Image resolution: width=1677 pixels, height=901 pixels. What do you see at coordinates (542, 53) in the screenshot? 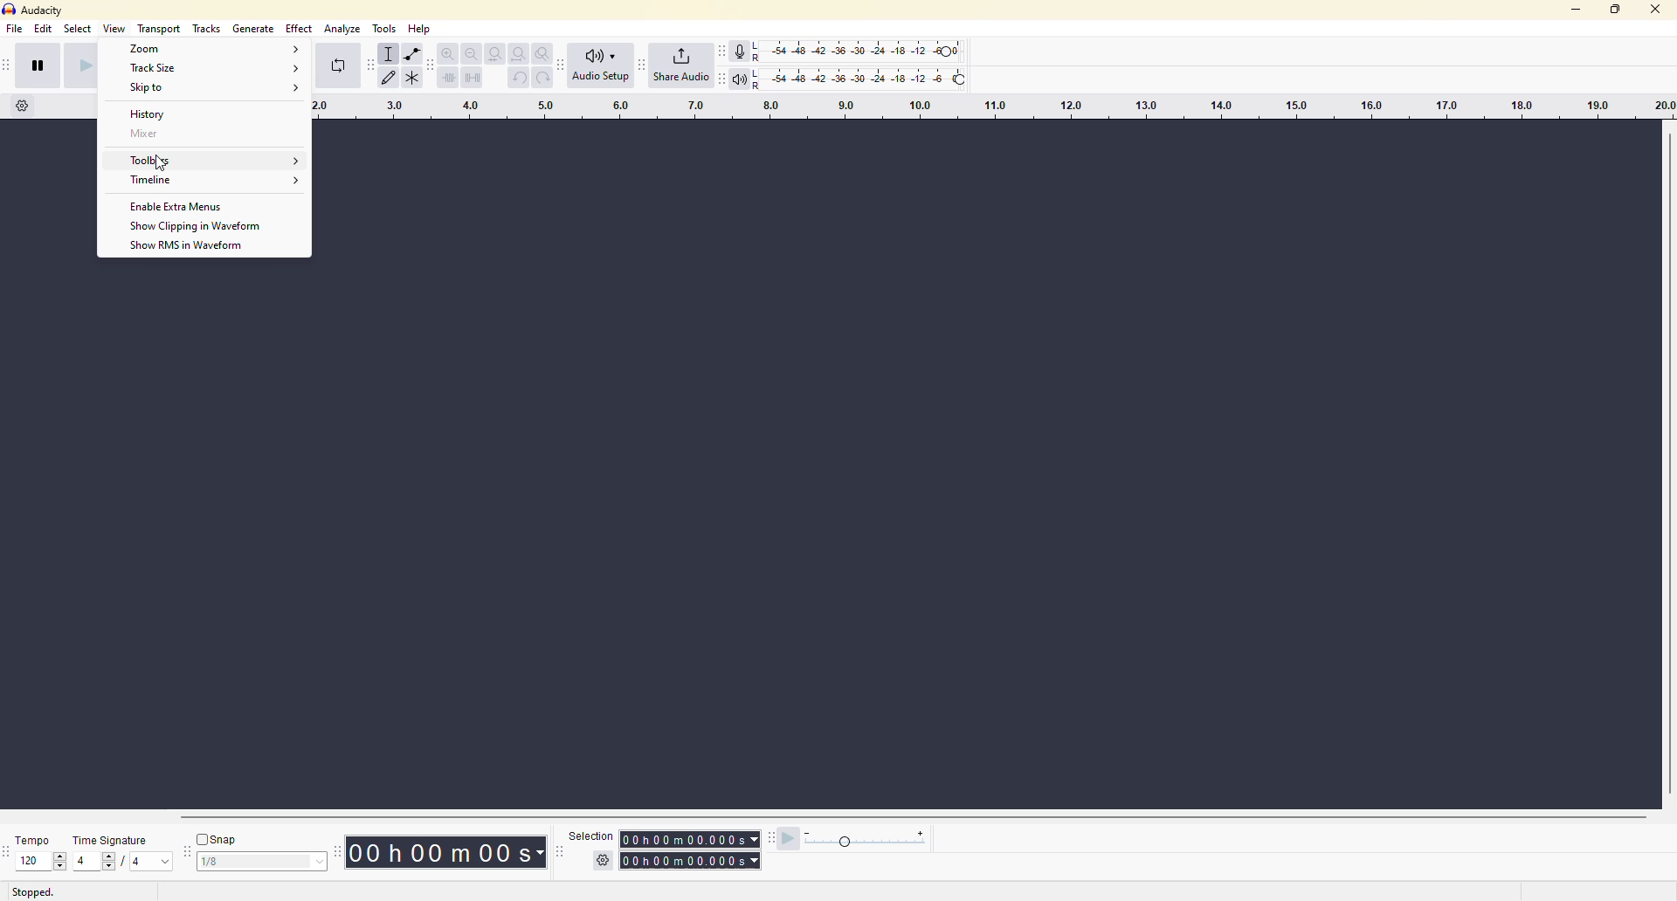
I see `zoom toggle` at bounding box center [542, 53].